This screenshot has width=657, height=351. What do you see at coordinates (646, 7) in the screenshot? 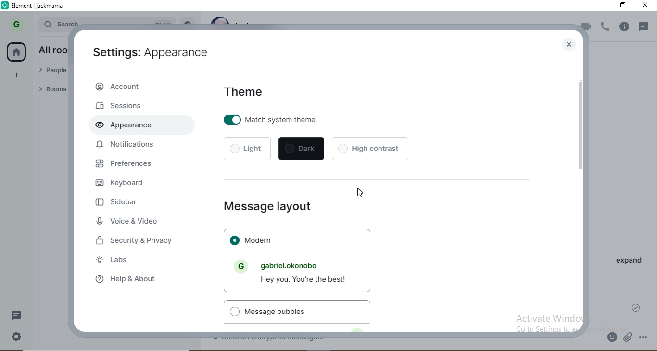
I see `close` at bounding box center [646, 7].